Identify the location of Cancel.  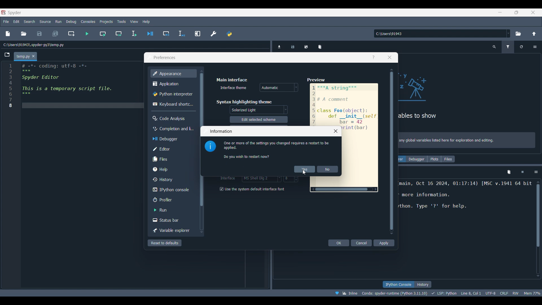
(361, 243).